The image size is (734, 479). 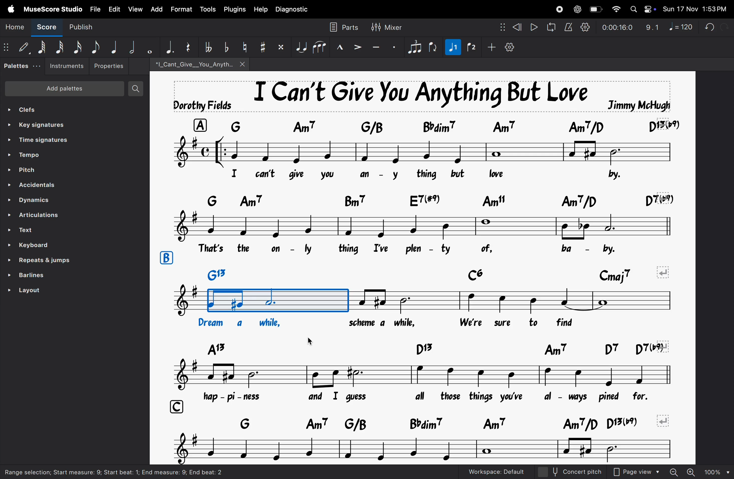 I want to click on song, so click(x=197, y=64).